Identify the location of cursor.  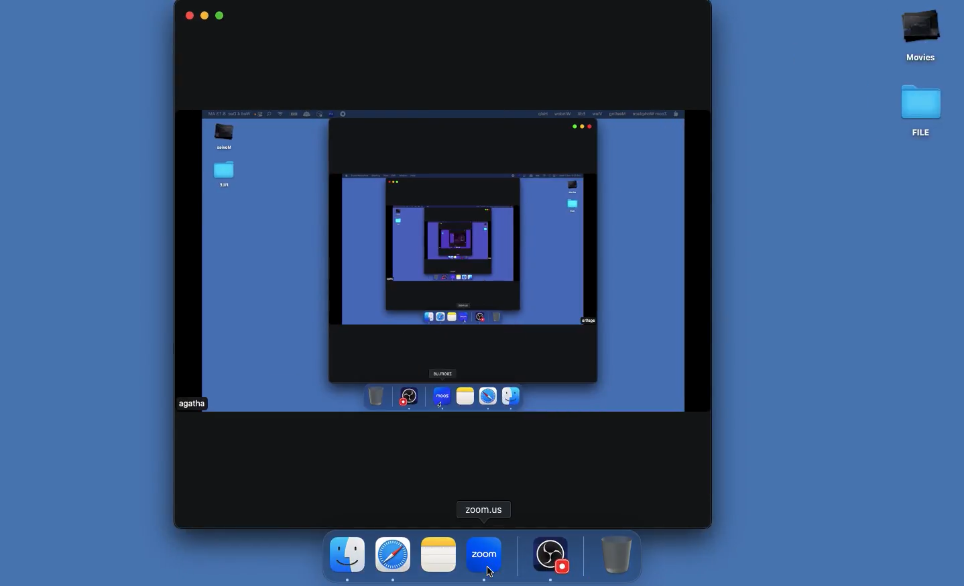
(490, 570).